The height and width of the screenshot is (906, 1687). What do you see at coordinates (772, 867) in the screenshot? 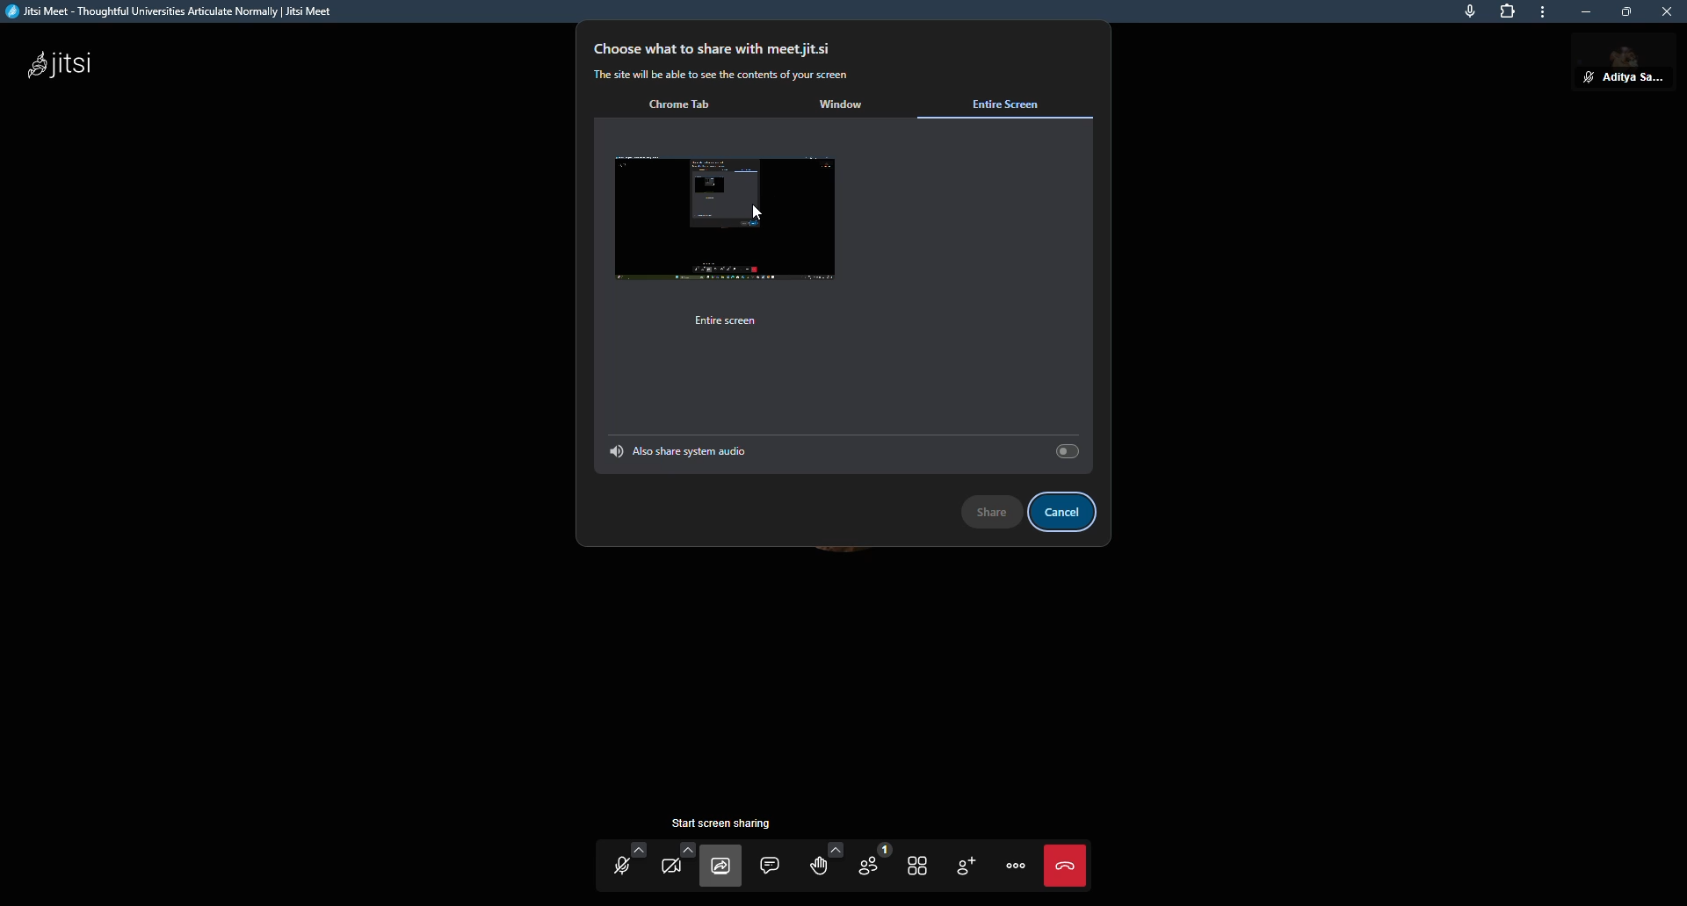
I see `open chat` at bounding box center [772, 867].